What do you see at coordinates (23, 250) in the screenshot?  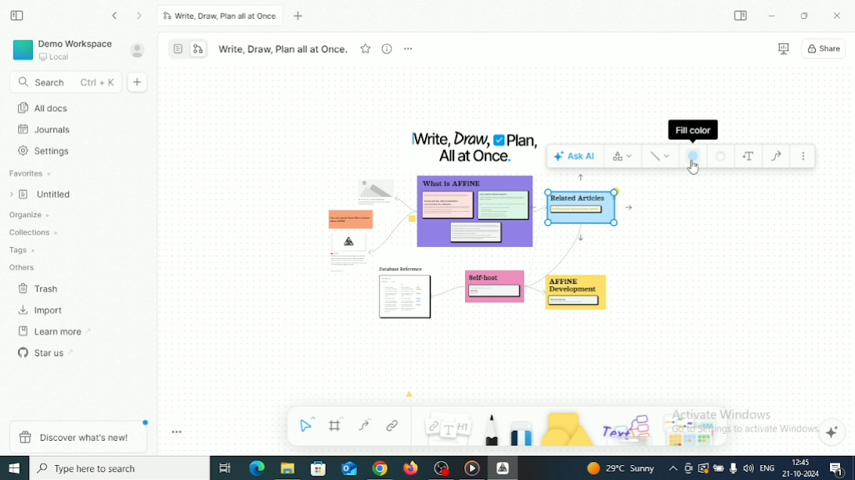 I see `Tags` at bounding box center [23, 250].